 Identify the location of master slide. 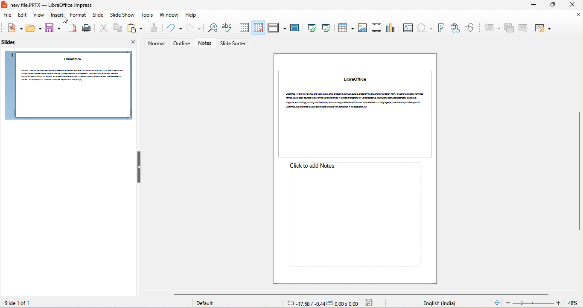
(294, 28).